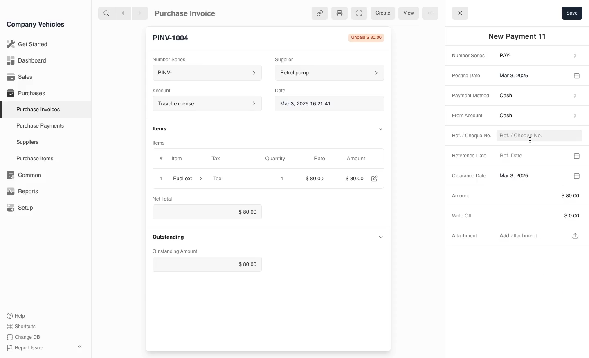 The image size is (589, 358). What do you see at coordinates (279, 159) in the screenshot?
I see `Quantity` at bounding box center [279, 159].